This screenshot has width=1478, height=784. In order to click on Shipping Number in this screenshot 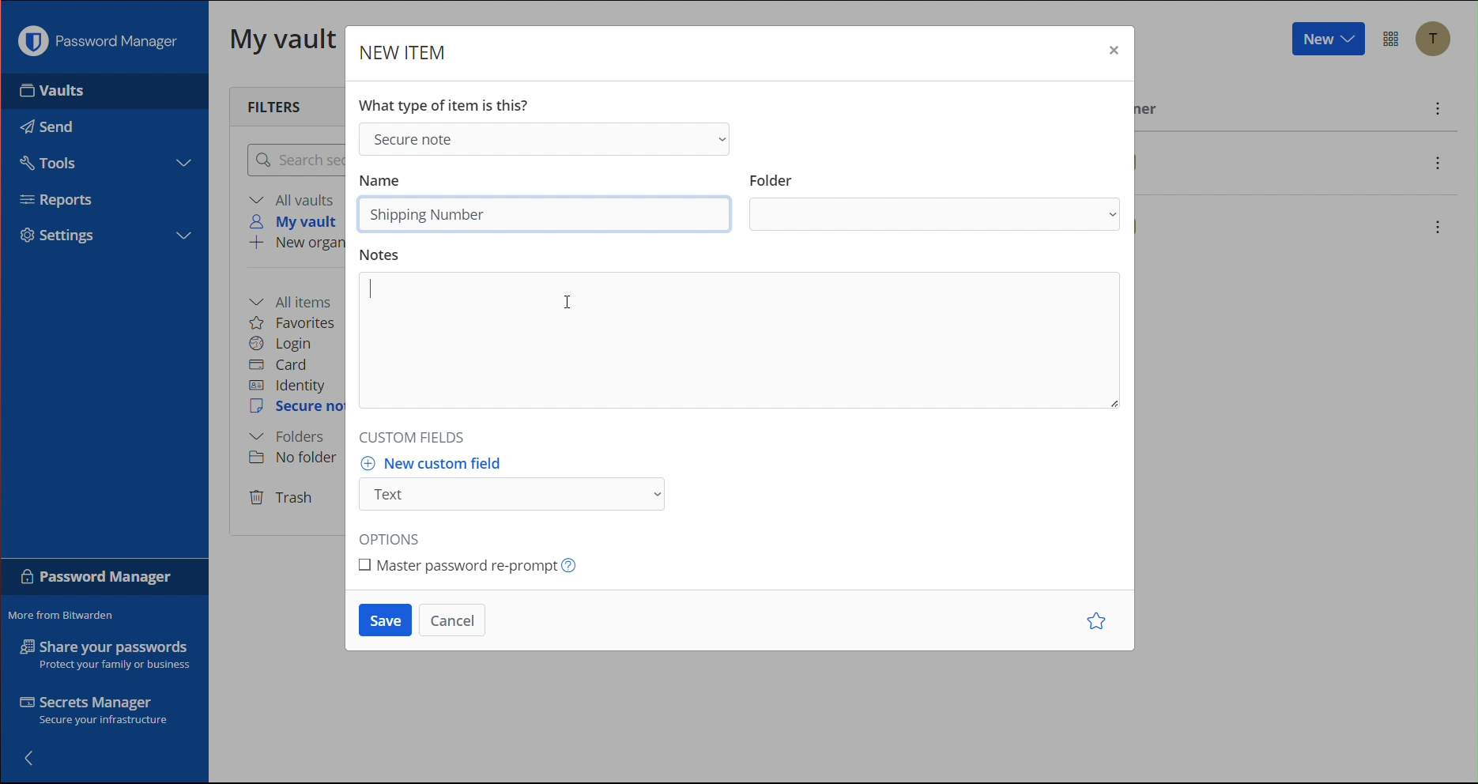, I will do `click(429, 214)`.